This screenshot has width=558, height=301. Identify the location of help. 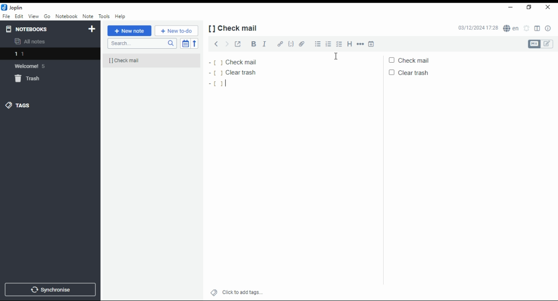
(120, 17).